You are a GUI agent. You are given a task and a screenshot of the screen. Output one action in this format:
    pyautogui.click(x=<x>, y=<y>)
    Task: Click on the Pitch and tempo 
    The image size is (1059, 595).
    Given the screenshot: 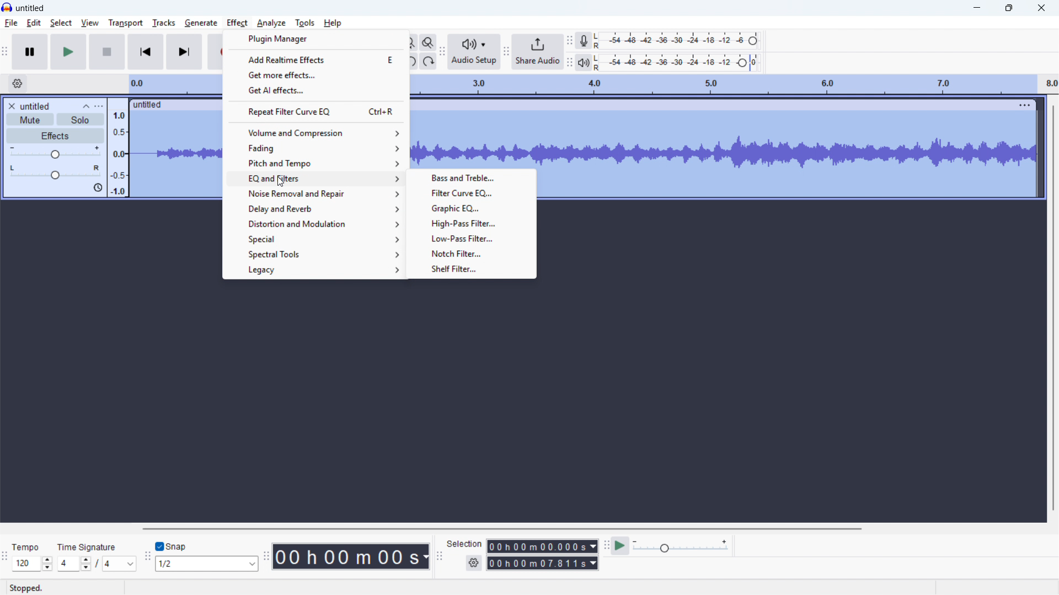 What is the action you would take?
    pyautogui.click(x=317, y=162)
    